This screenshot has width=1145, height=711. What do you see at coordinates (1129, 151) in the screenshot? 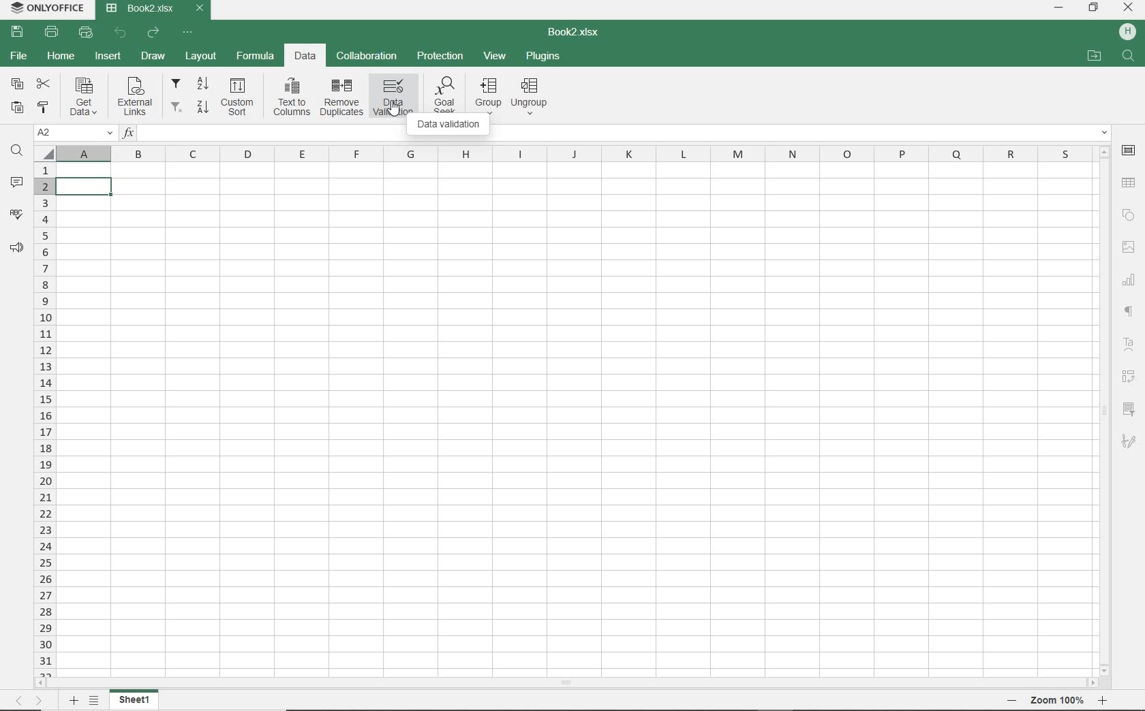
I see `CELL SETTINGS` at bounding box center [1129, 151].